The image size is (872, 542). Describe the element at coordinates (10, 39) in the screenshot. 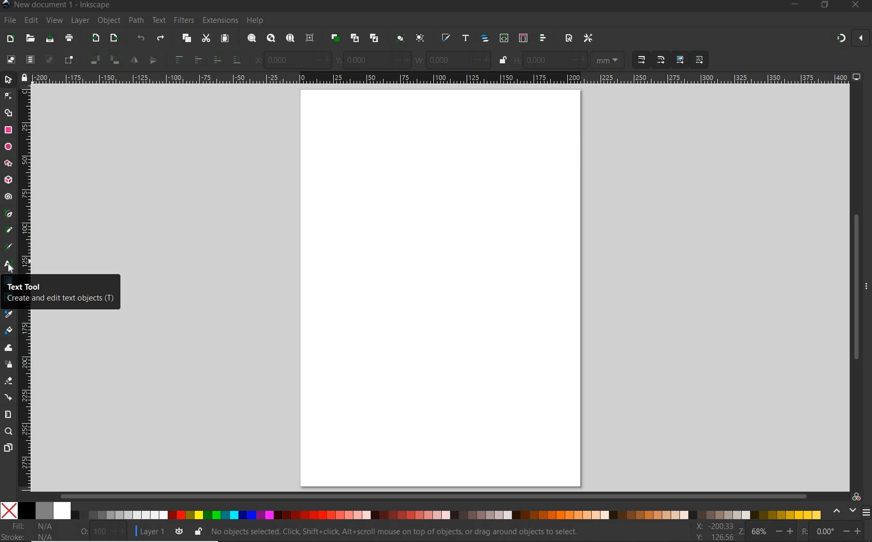

I see `new` at that location.